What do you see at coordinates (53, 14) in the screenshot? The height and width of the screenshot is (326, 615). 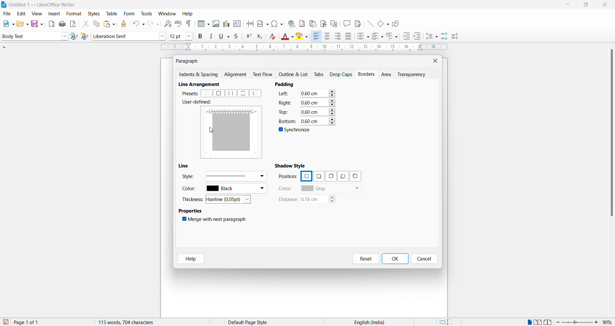 I see `insert` at bounding box center [53, 14].